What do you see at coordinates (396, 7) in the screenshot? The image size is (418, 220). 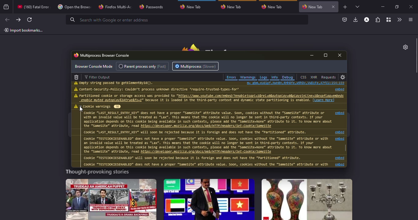 I see `maximize` at bounding box center [396, 7].